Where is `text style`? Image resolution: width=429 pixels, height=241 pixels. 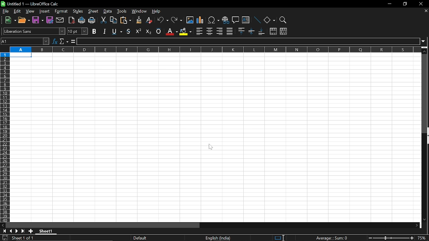
text style is located at coordinates (34, 31).